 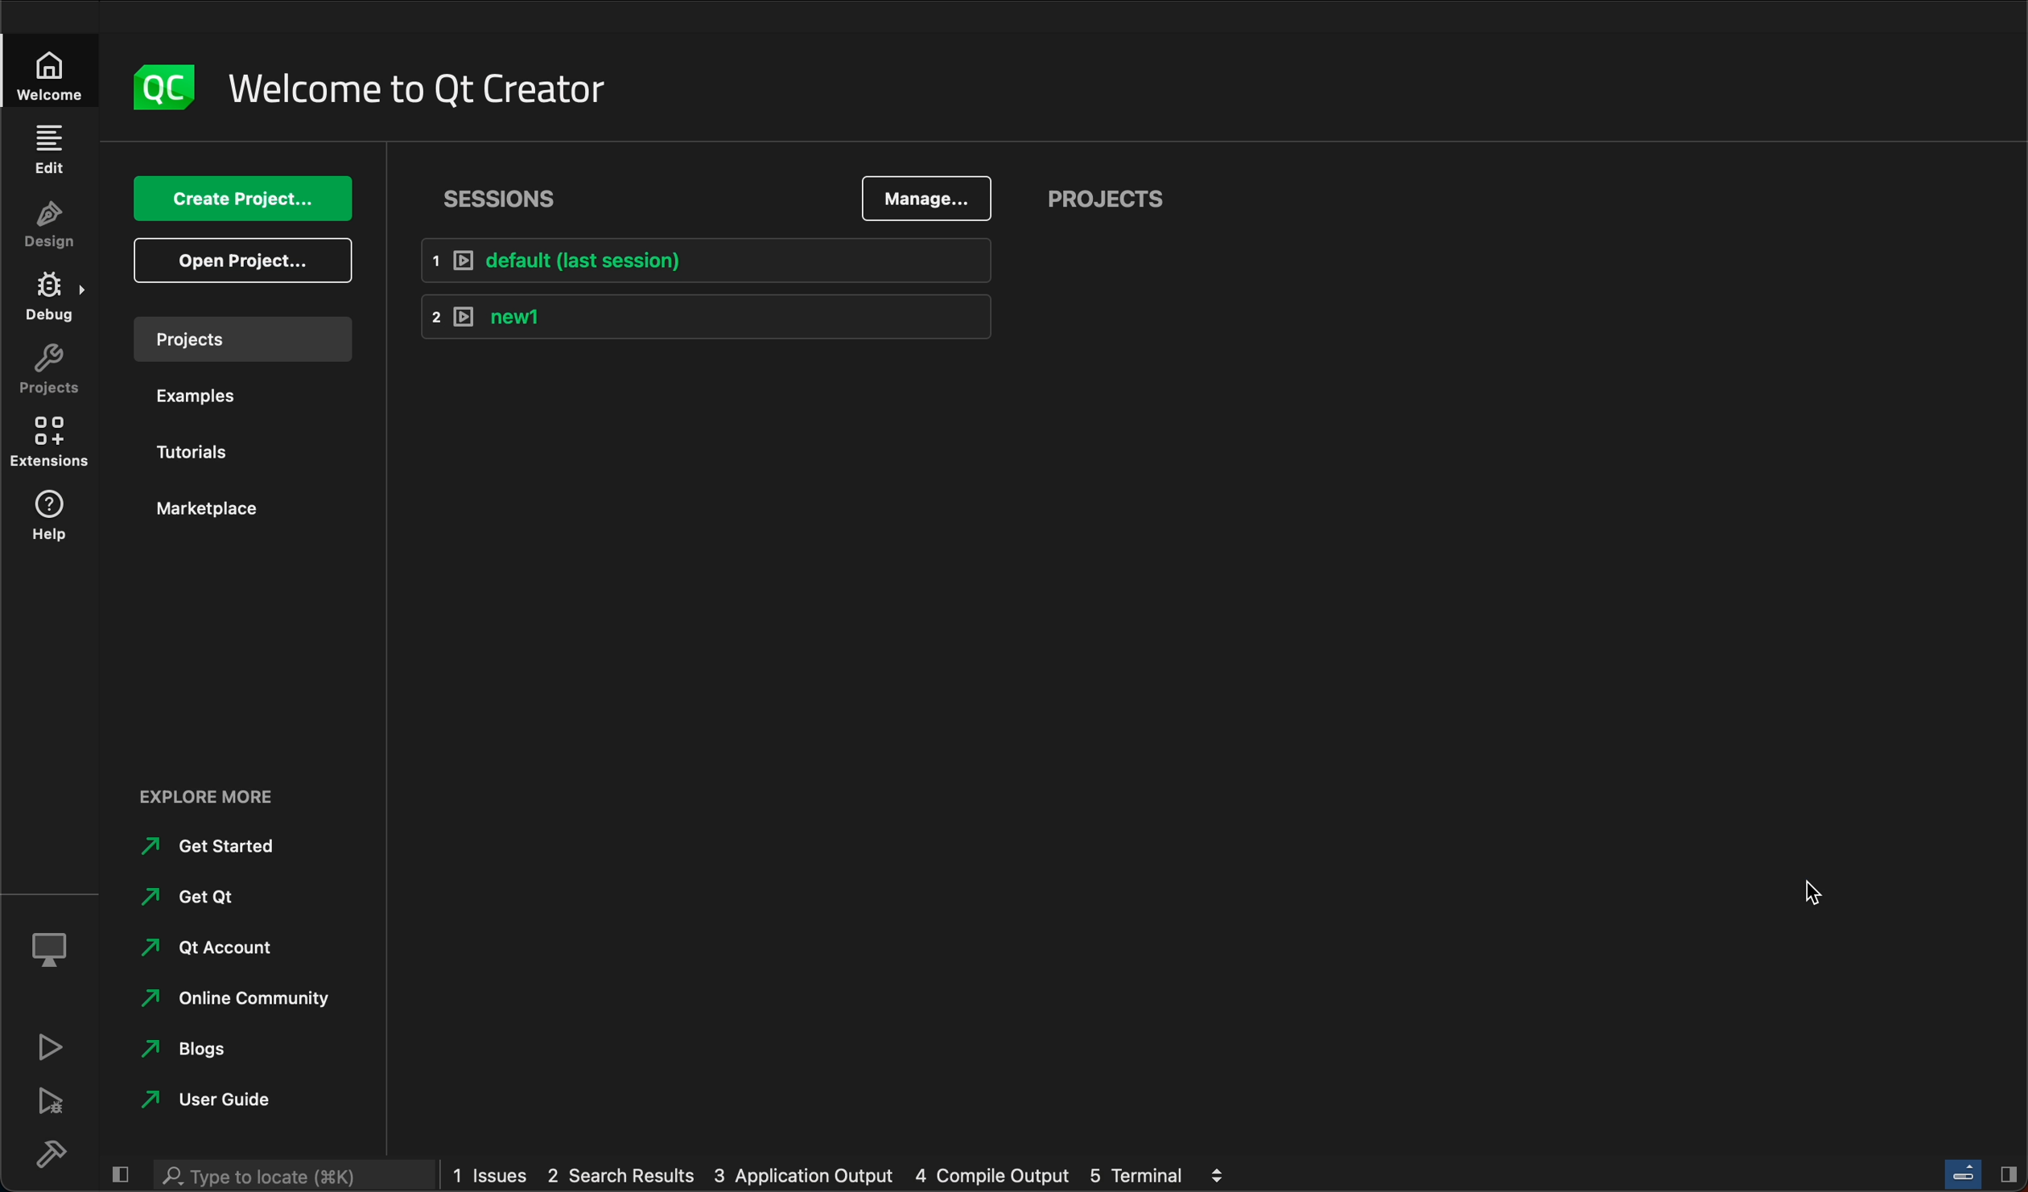 I want to click on Toggle progress bar, so click(x=1960, y=1170).